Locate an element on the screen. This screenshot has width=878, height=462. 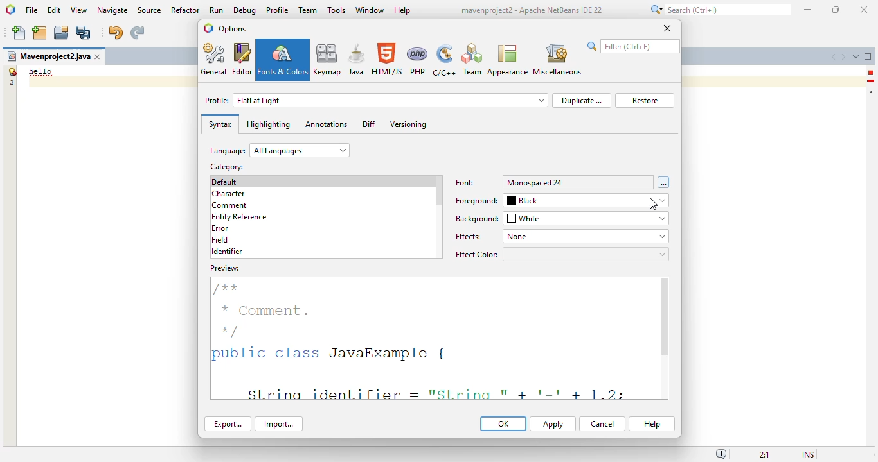
demo text is located at coordinates (41, 71).